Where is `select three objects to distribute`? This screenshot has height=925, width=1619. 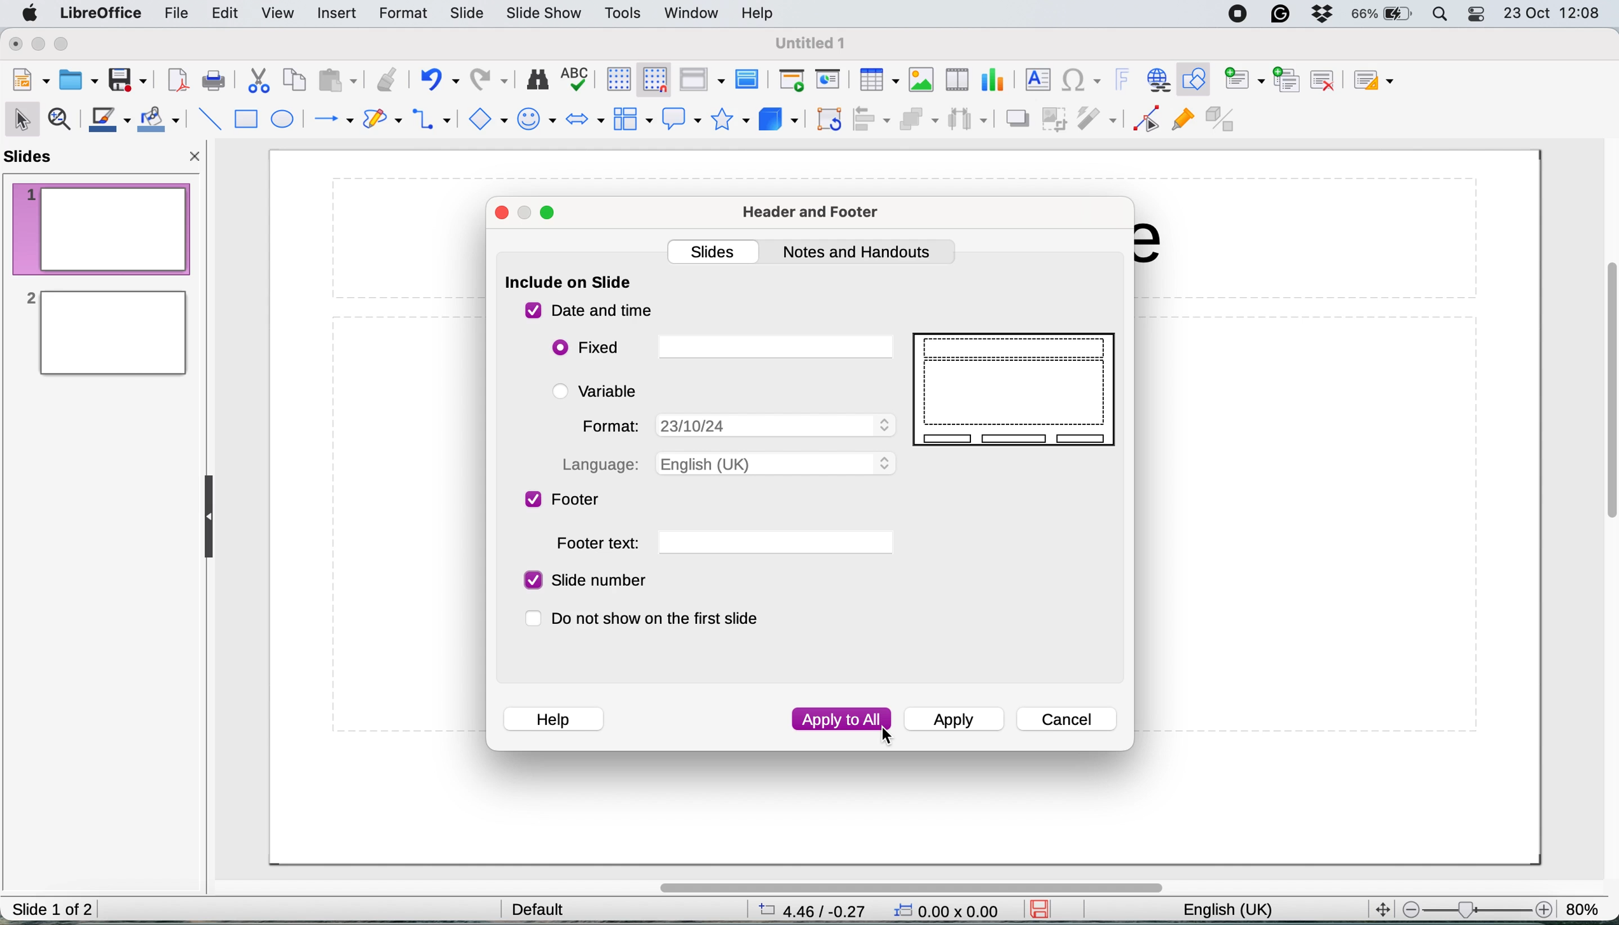
select three objects to distribute is located at coordinates (968, 121).